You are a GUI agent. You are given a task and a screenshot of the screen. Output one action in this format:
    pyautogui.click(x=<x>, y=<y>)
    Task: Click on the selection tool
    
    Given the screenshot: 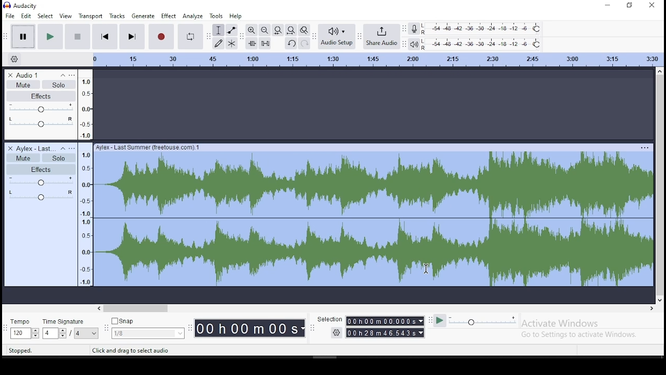 What is the action you would take?
    pyautogui.click(x=219, y=30)
    